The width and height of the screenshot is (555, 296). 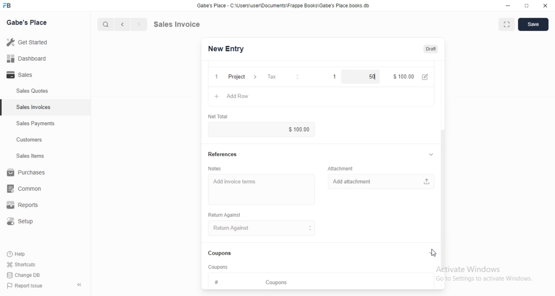 I want to click on $100.00, so click(x=403, y=76).